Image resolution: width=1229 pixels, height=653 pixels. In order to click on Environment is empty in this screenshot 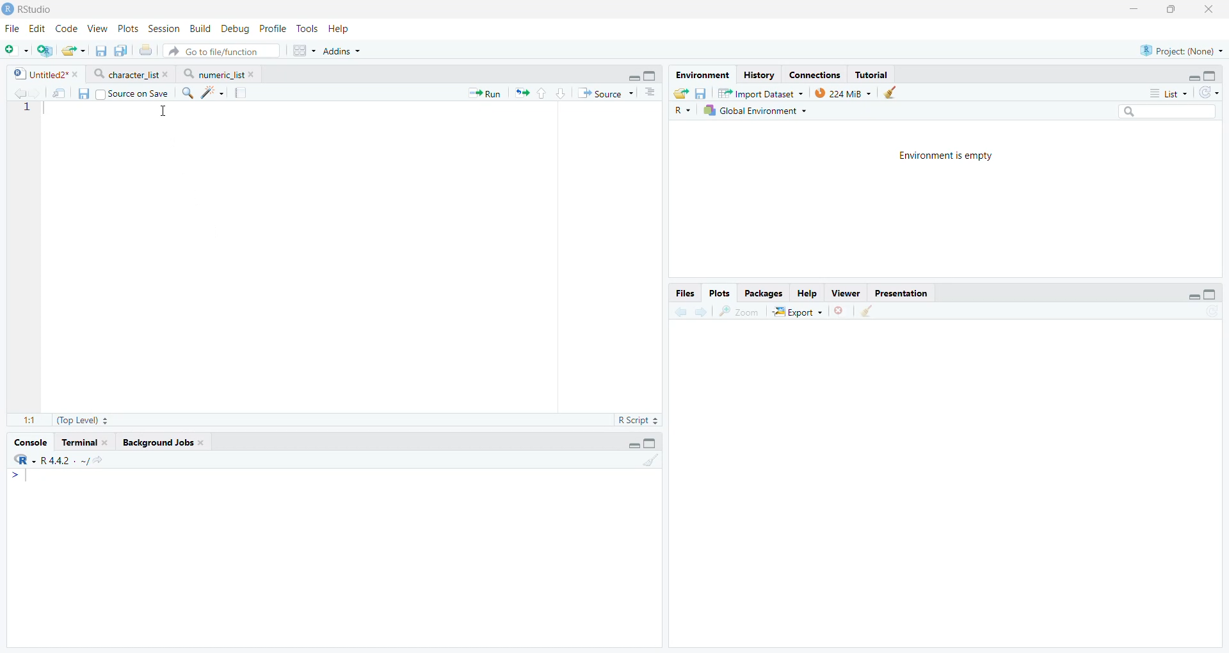, I will do `click(948, 157)`.